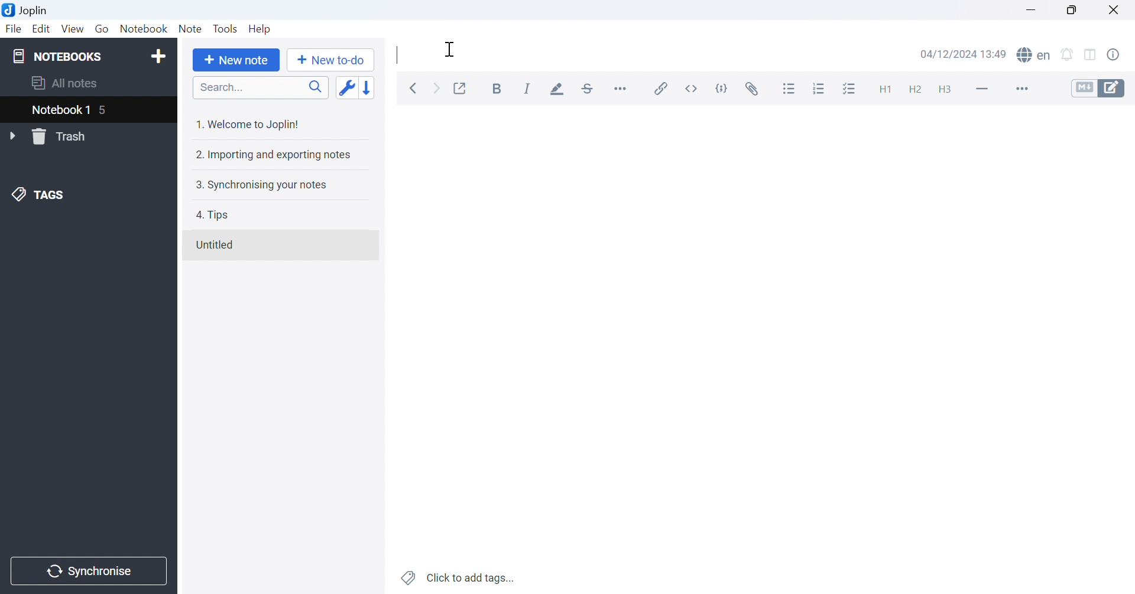 The width and height of the screenshot is (1135, 594). What do you see at coordinates (57, 55) in the screenshot?
I see `NOTEBOOKS` at bounding box center [57, 55].